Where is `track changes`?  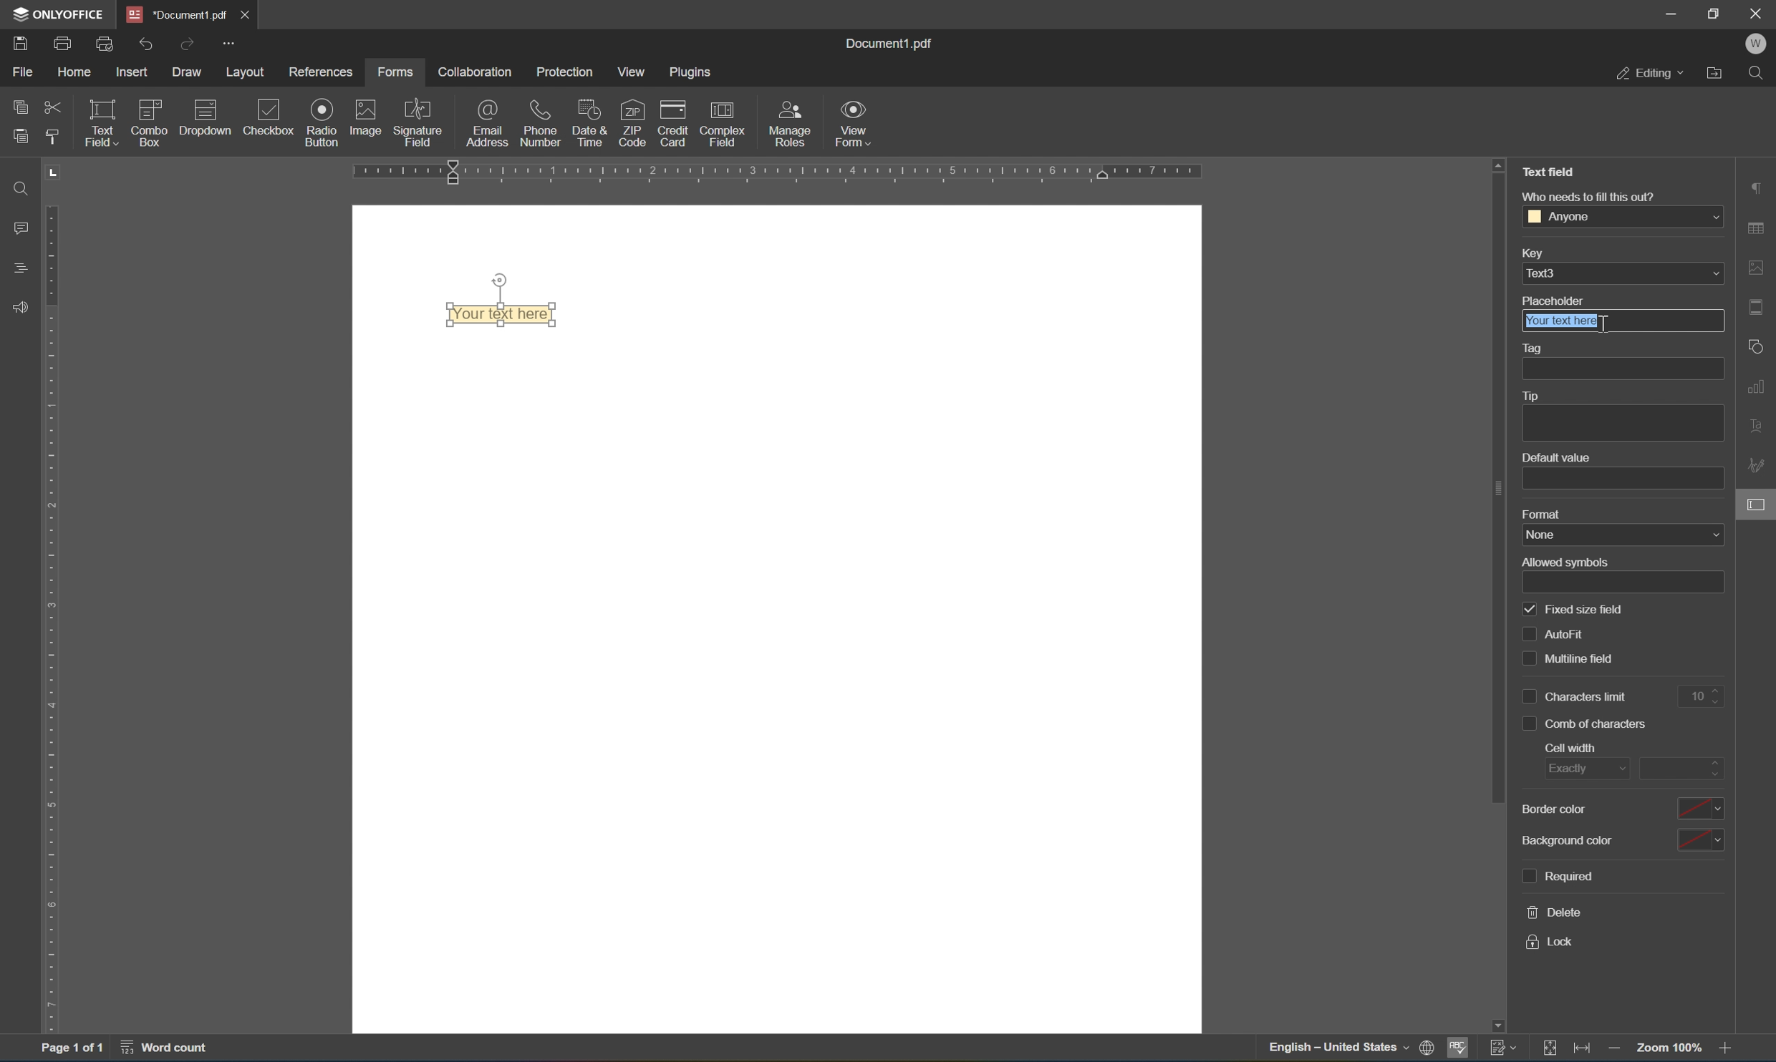 track changes is located at coordinates (1507, 1049).